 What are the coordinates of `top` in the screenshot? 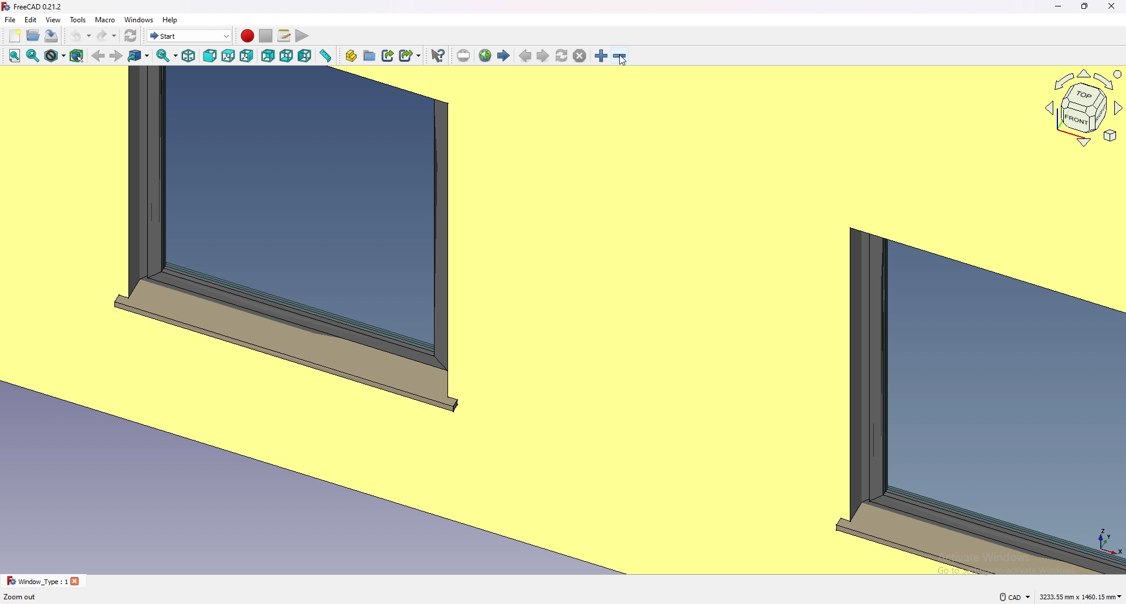 It's located at (229, 56).